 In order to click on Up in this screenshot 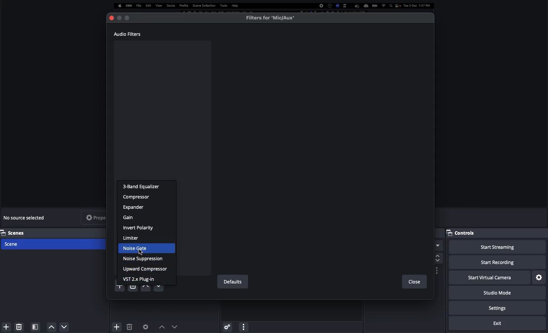, I will do `click(52, 327)`.